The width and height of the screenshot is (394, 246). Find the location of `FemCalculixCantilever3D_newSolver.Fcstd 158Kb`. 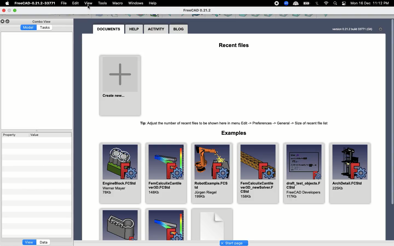

FemCalculixCantilever3D_newSolver.Fcstd 158Kb is located at coordinates (259, 174).